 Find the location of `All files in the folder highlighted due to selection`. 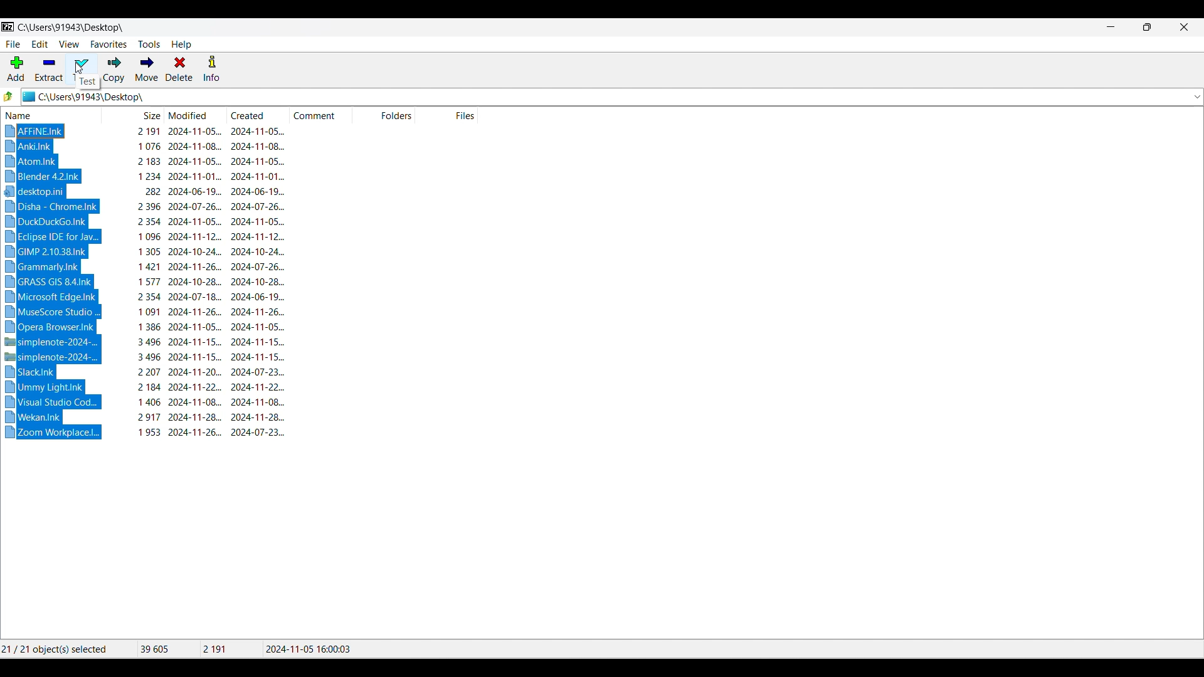

All files in the folder highlighted due to selection is located at coordinates (57, 281).